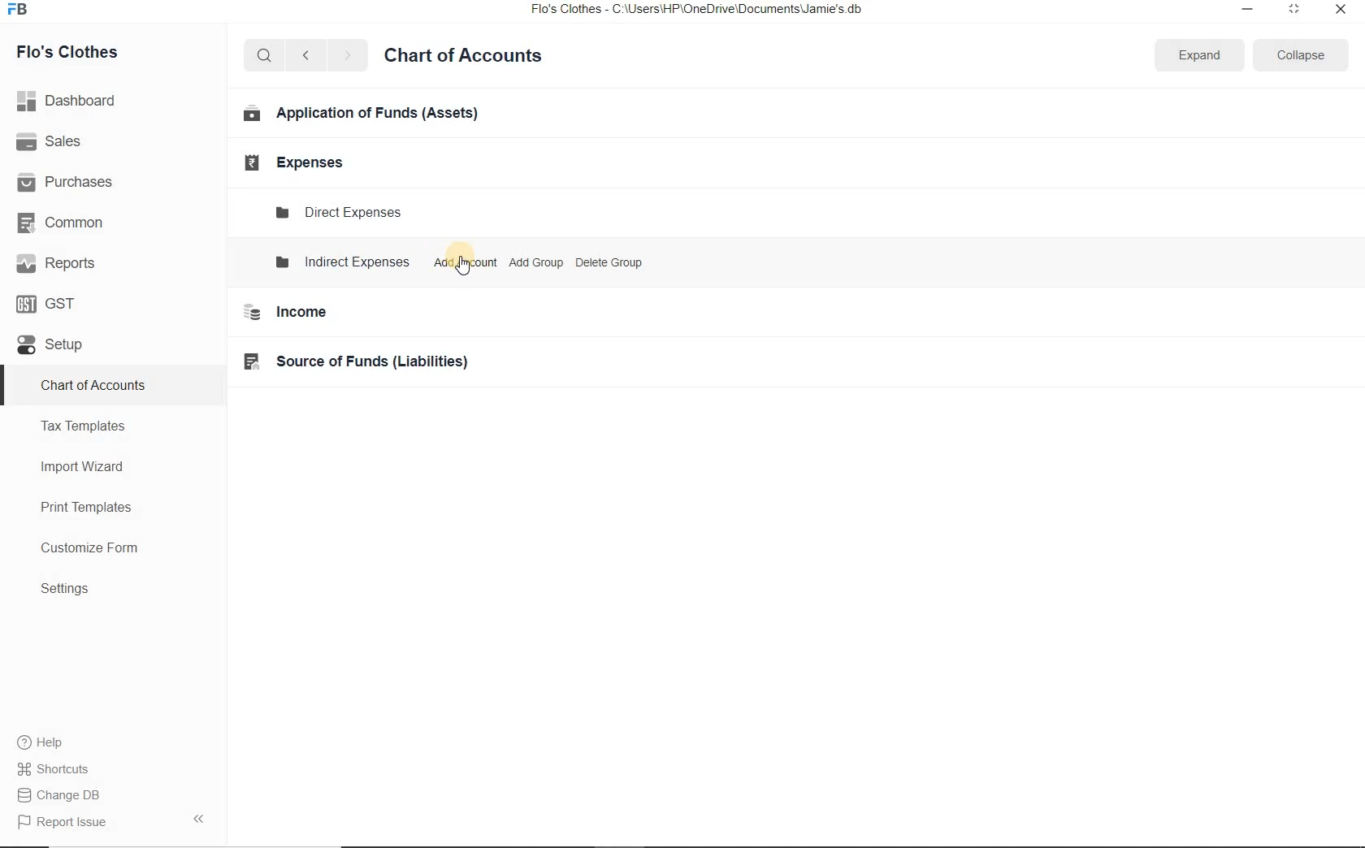 The width and height of the screenshot is (1365, 848). Describe the element at coordinates (48, 303) in the screenshot. I see `GST` at that location.